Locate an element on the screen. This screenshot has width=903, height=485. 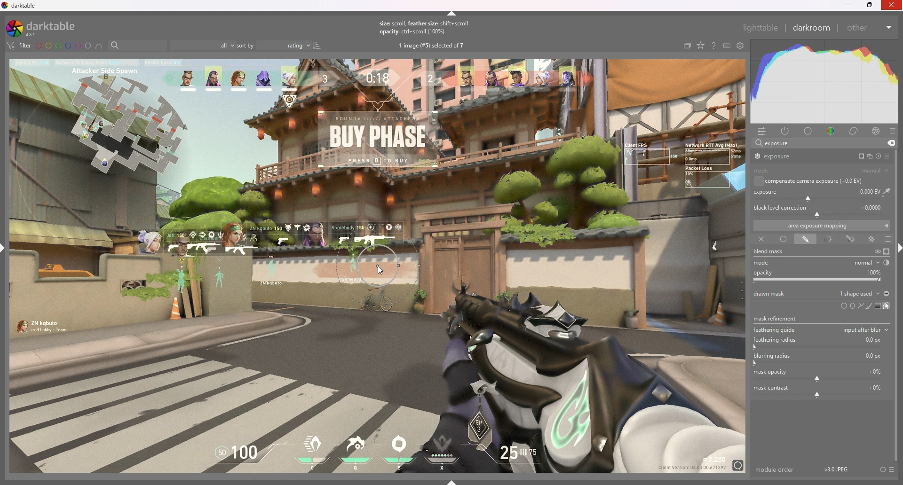
mask opacity is located at coordinates (820, 375).